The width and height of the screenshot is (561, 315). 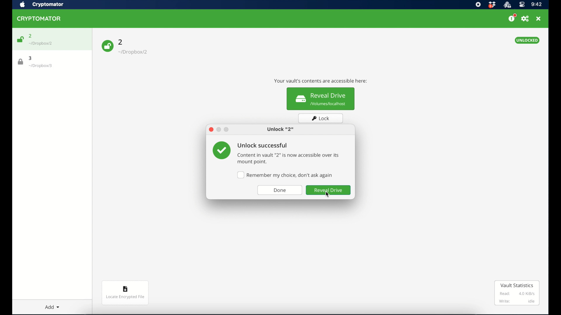 What do you see at coordinates (263, 146) in the screenshot?
I see `unlock successful` at bounding box center [263, 146].